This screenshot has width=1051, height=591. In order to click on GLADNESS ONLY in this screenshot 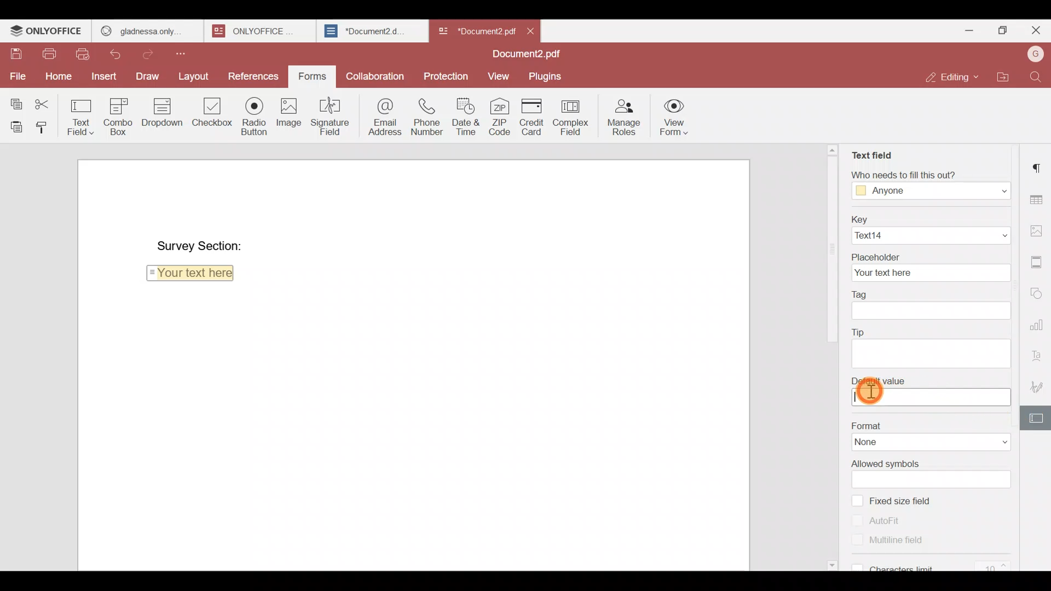, I will do `click(144, 28)`.